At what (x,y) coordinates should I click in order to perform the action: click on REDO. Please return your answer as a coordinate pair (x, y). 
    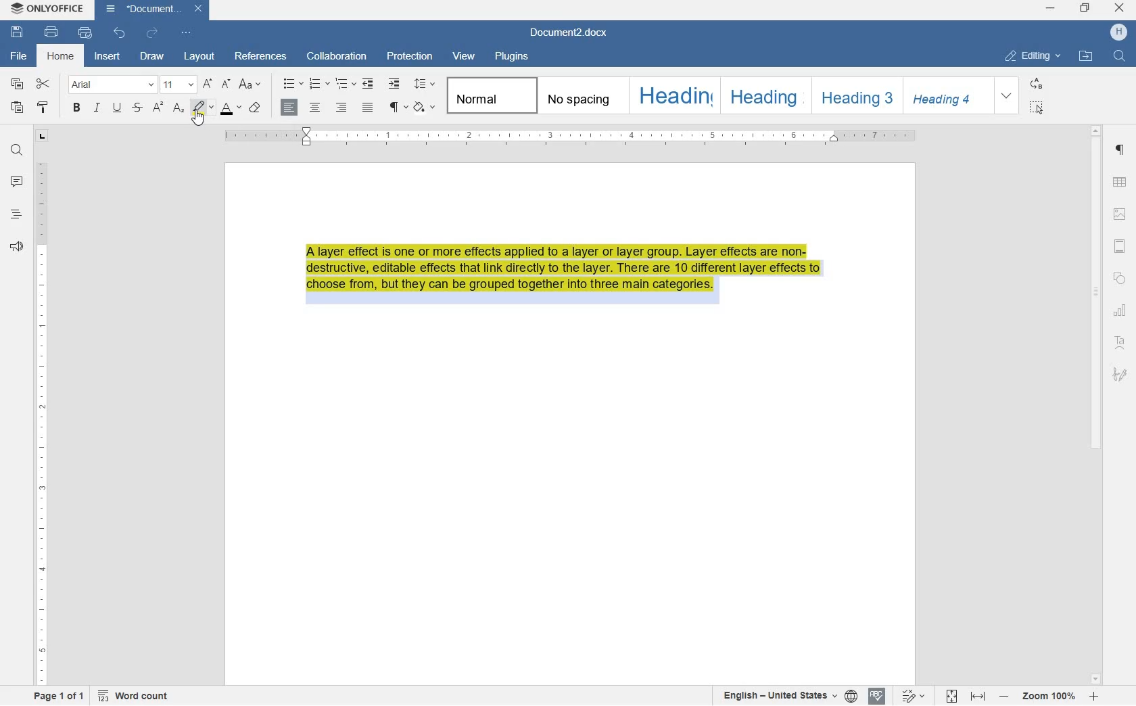
    Looking at the image, I should click on (152, 34).